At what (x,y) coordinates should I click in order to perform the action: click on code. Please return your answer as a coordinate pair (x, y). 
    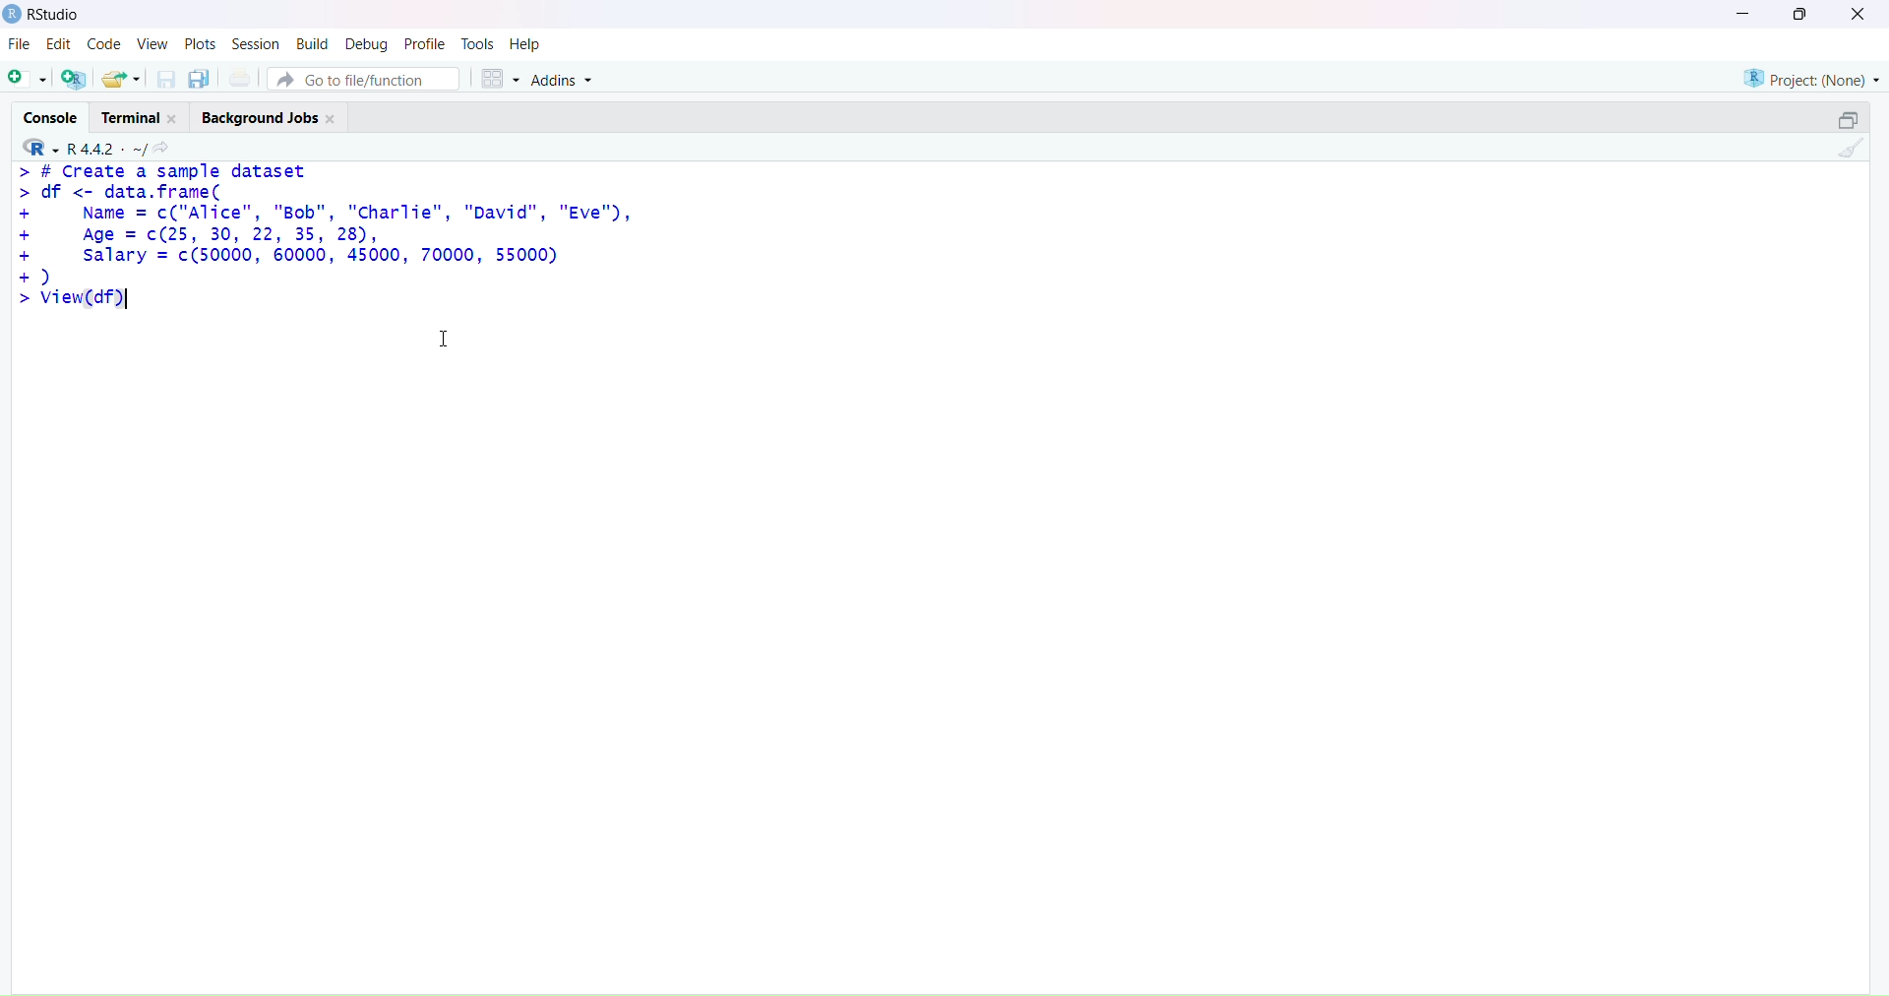
    Looking at the image, I should click on (107, 43).